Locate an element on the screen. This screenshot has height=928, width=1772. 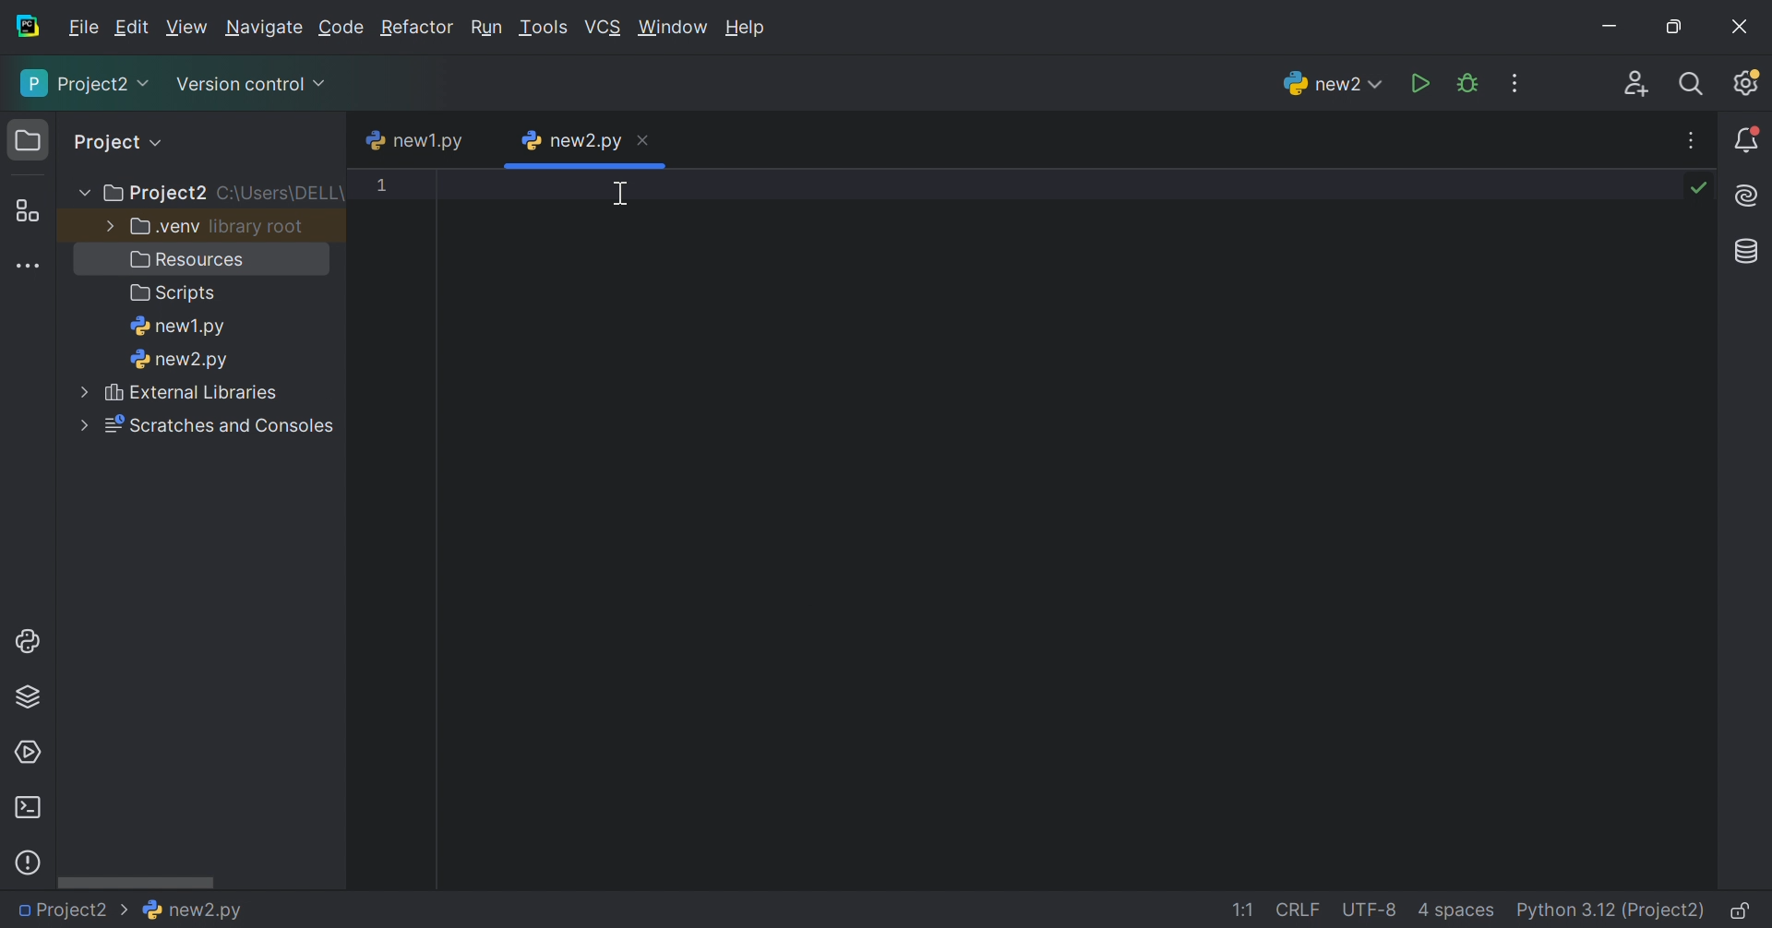
Help is located at coordinates (742, 25).